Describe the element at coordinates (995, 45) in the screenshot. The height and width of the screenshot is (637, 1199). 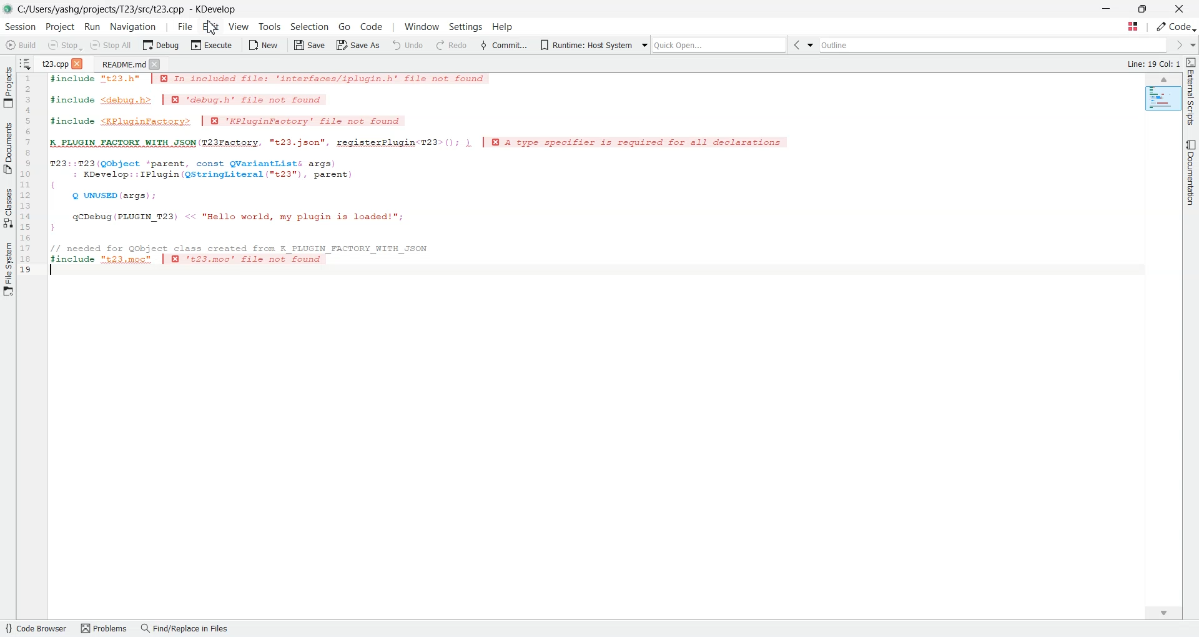
I see `Outline` at that location.